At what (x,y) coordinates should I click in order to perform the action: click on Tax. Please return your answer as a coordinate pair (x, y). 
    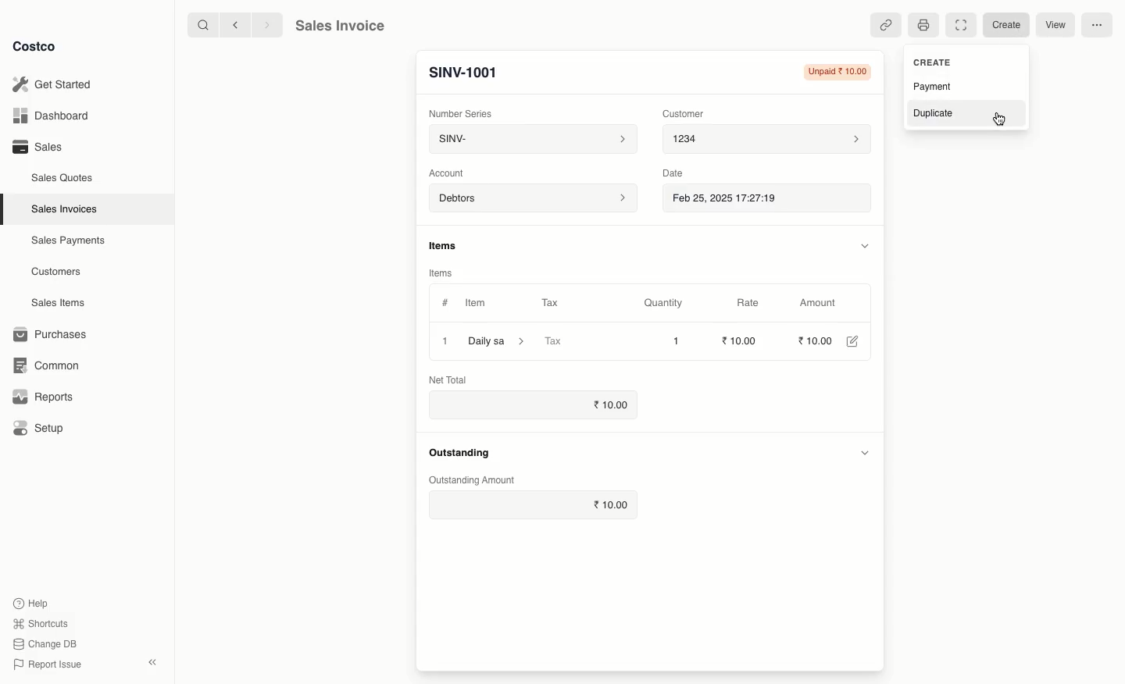
    Looking at the image, I should click on (555, 340).